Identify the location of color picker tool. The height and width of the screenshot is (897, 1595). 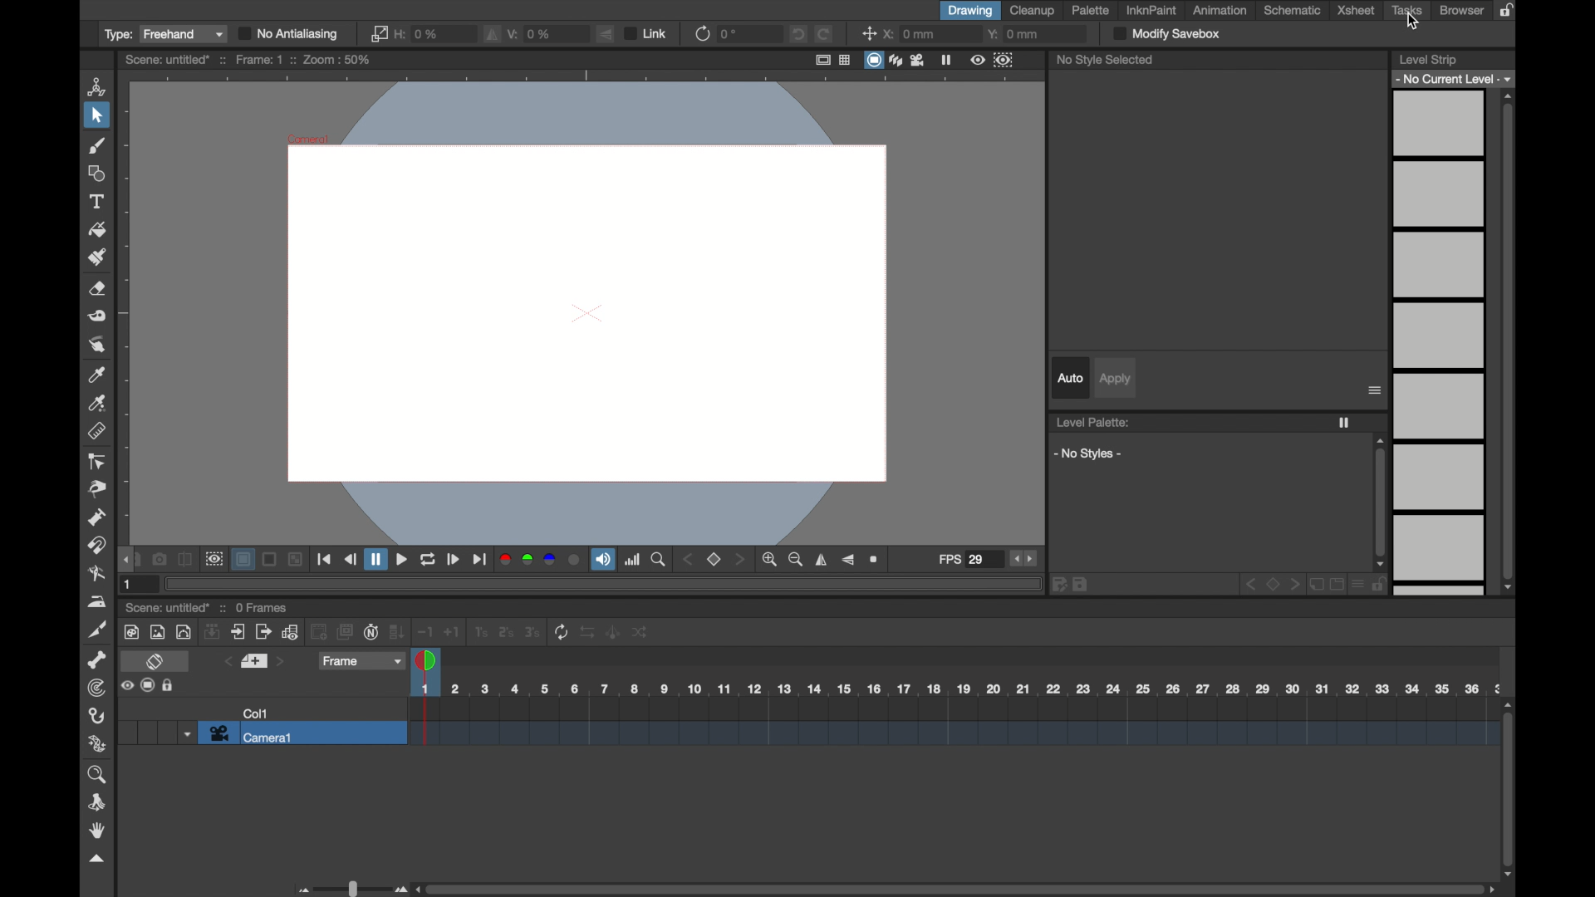
(99, 375).